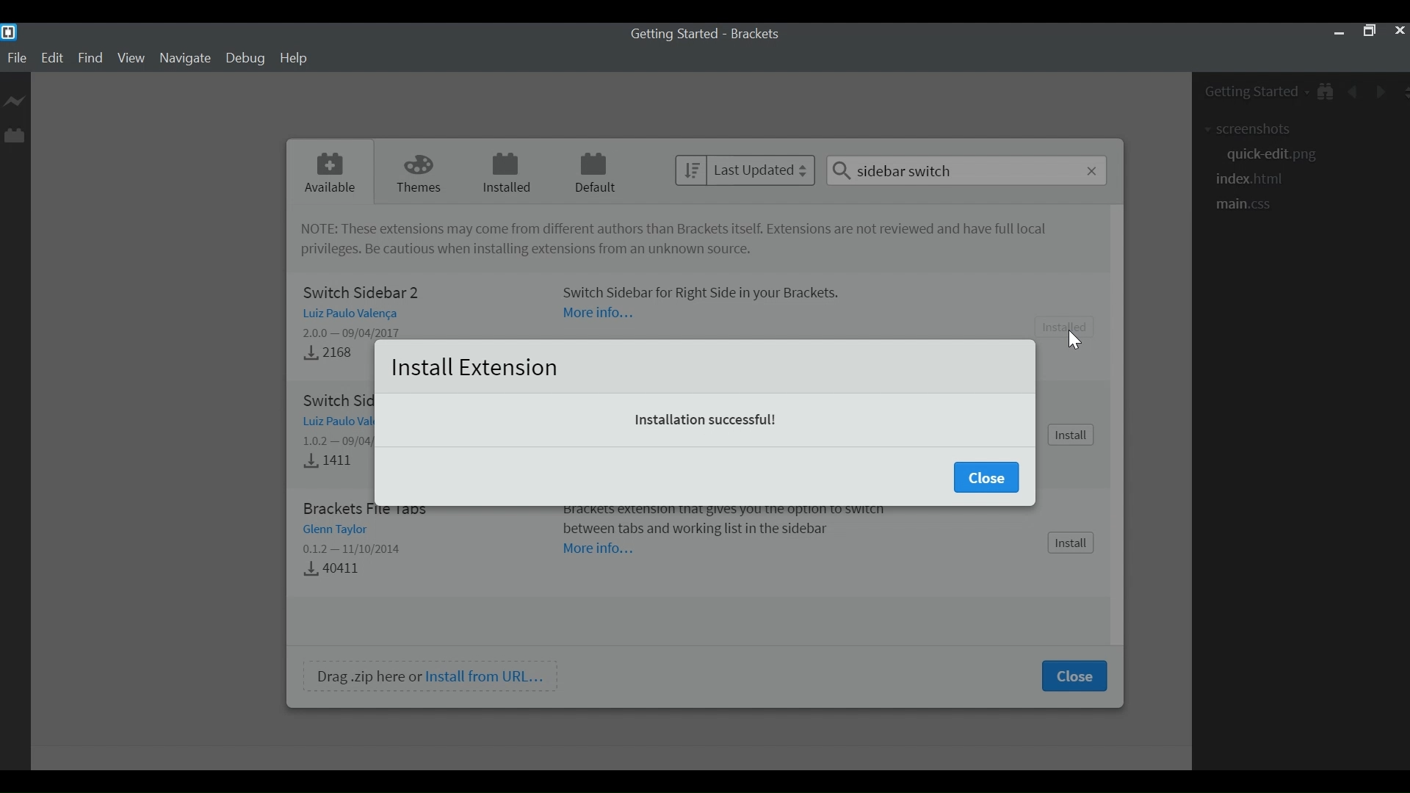 The image size is (1410, 793). What do you see at coordinates (431, 676) in the screenshot?
I see `Drag .zip here or Install from URL` at bounding box center [431, 676].